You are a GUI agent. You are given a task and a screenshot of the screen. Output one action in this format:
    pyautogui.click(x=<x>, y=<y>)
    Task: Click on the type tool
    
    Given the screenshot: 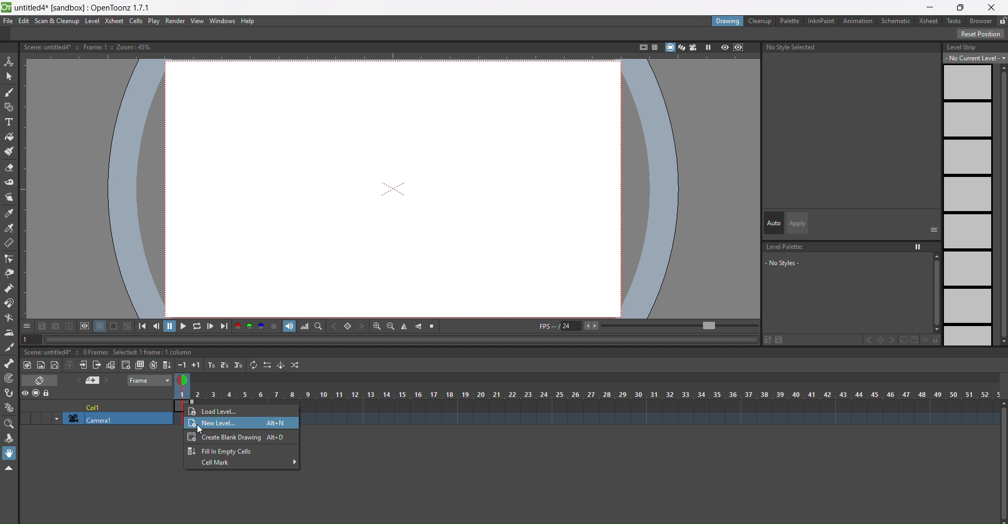 What is the action you would take?
    pyautogui.click(x=8, y=122)
    